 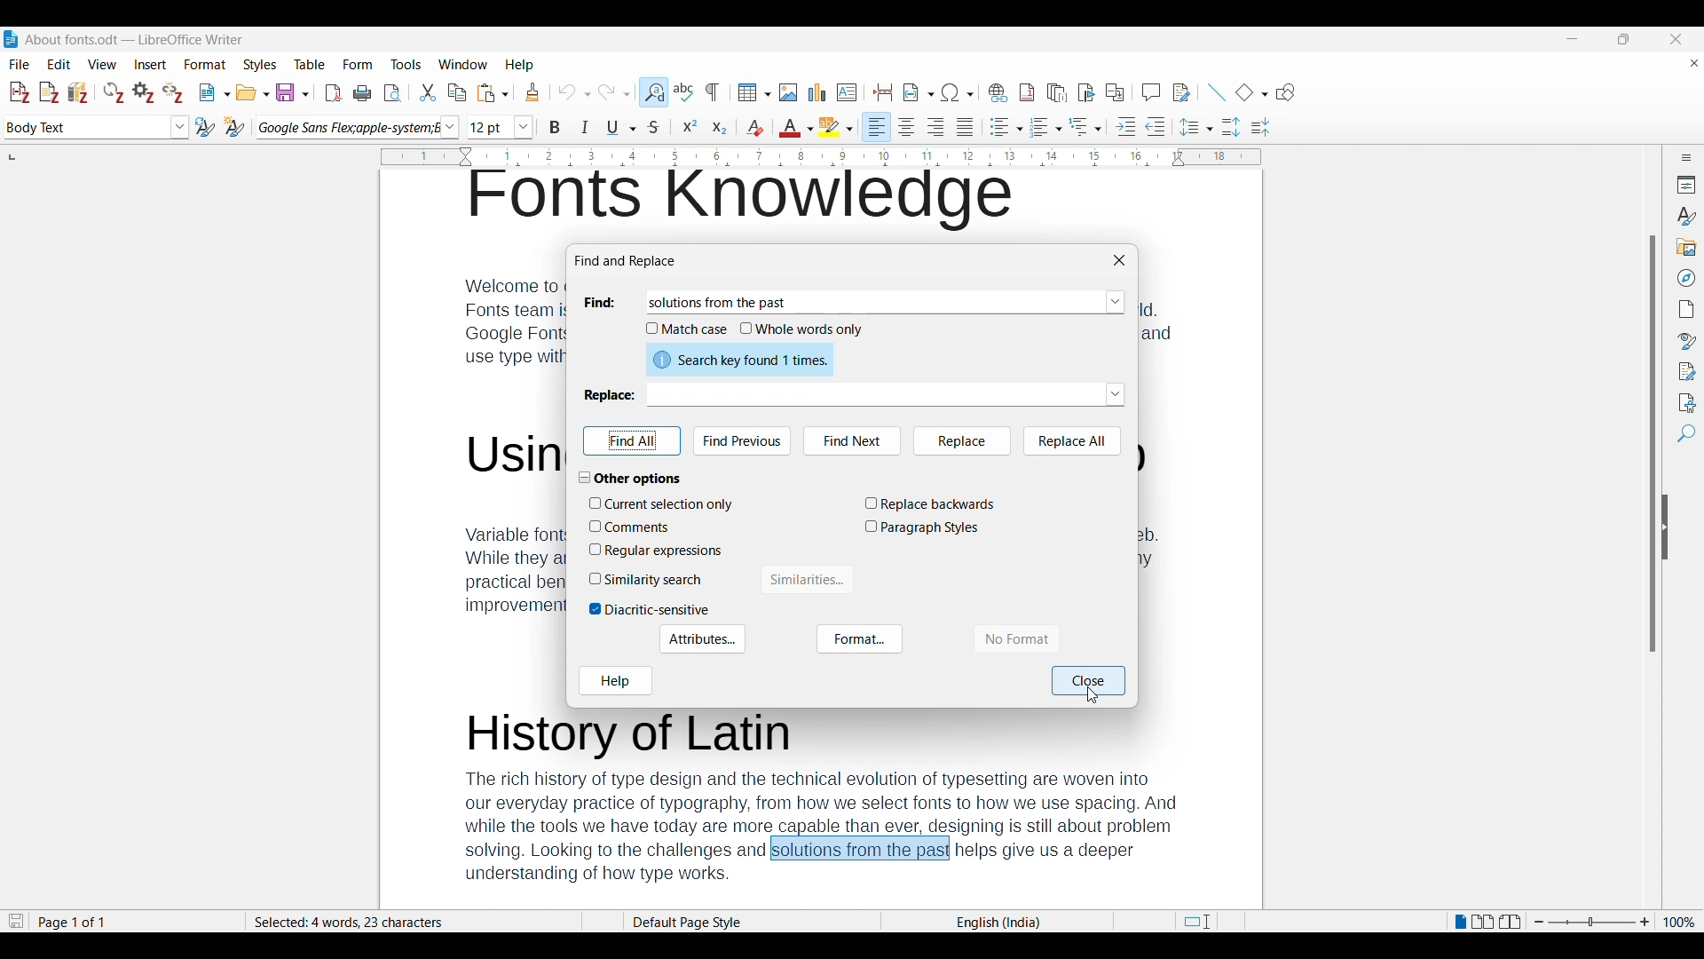 I want to click on Toggle formatting marks, so click(x=714, y=92).